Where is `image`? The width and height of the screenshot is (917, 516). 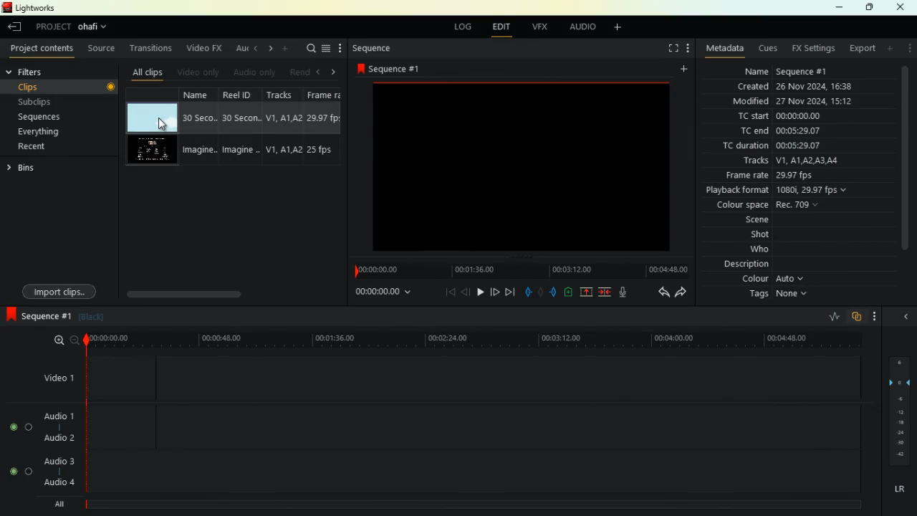 image is located at coordinates (515, 167).